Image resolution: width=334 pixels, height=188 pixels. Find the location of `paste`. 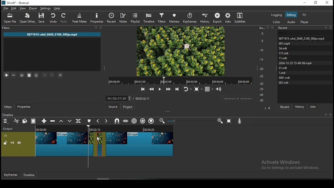

paste is located at coordinates (33, 121).